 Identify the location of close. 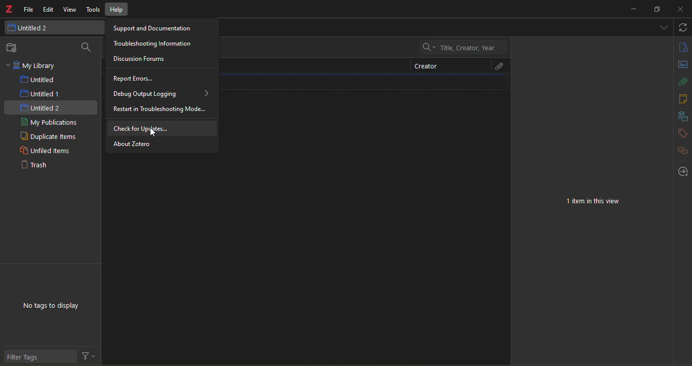
(679, 9).